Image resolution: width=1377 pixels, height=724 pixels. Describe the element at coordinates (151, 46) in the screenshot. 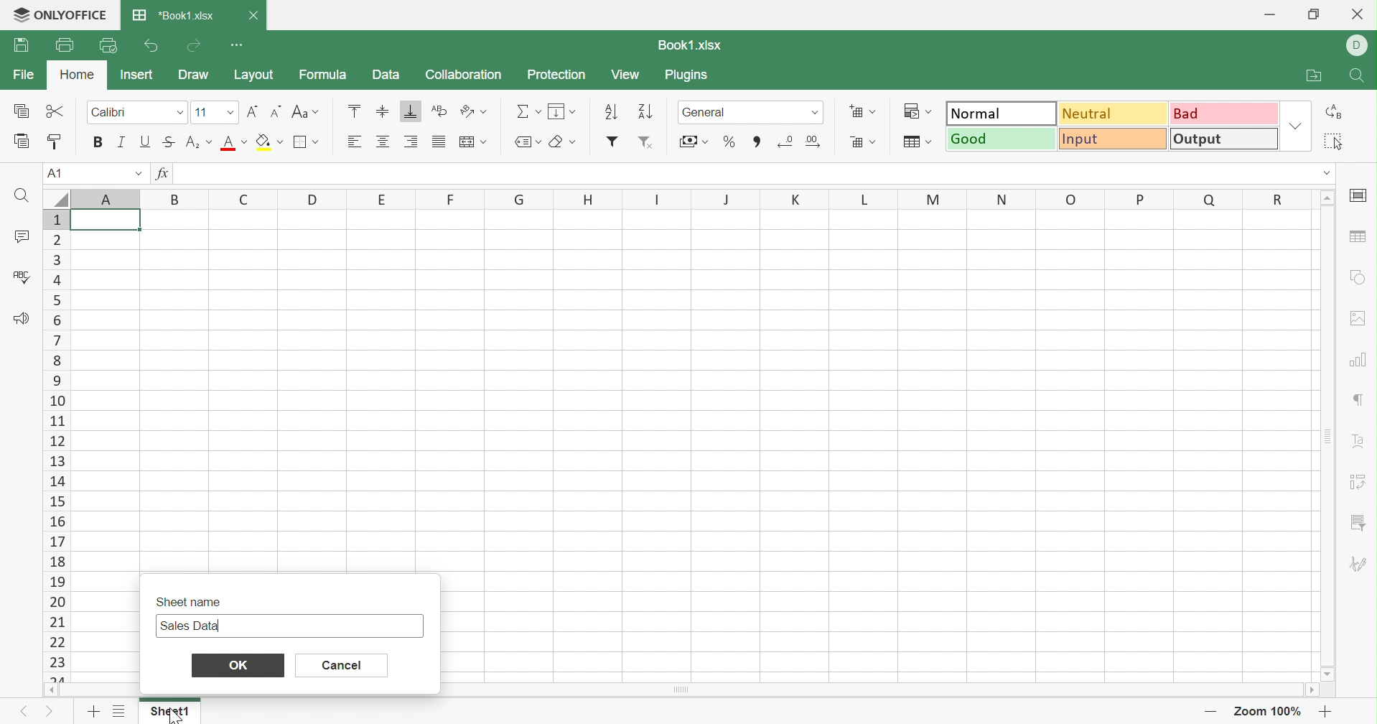

I see `Undo` at that location.